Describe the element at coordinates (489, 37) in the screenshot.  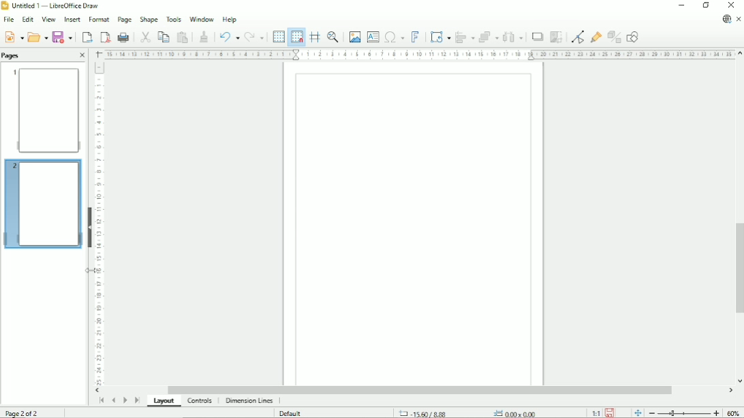
I see `Arrange` at that location.